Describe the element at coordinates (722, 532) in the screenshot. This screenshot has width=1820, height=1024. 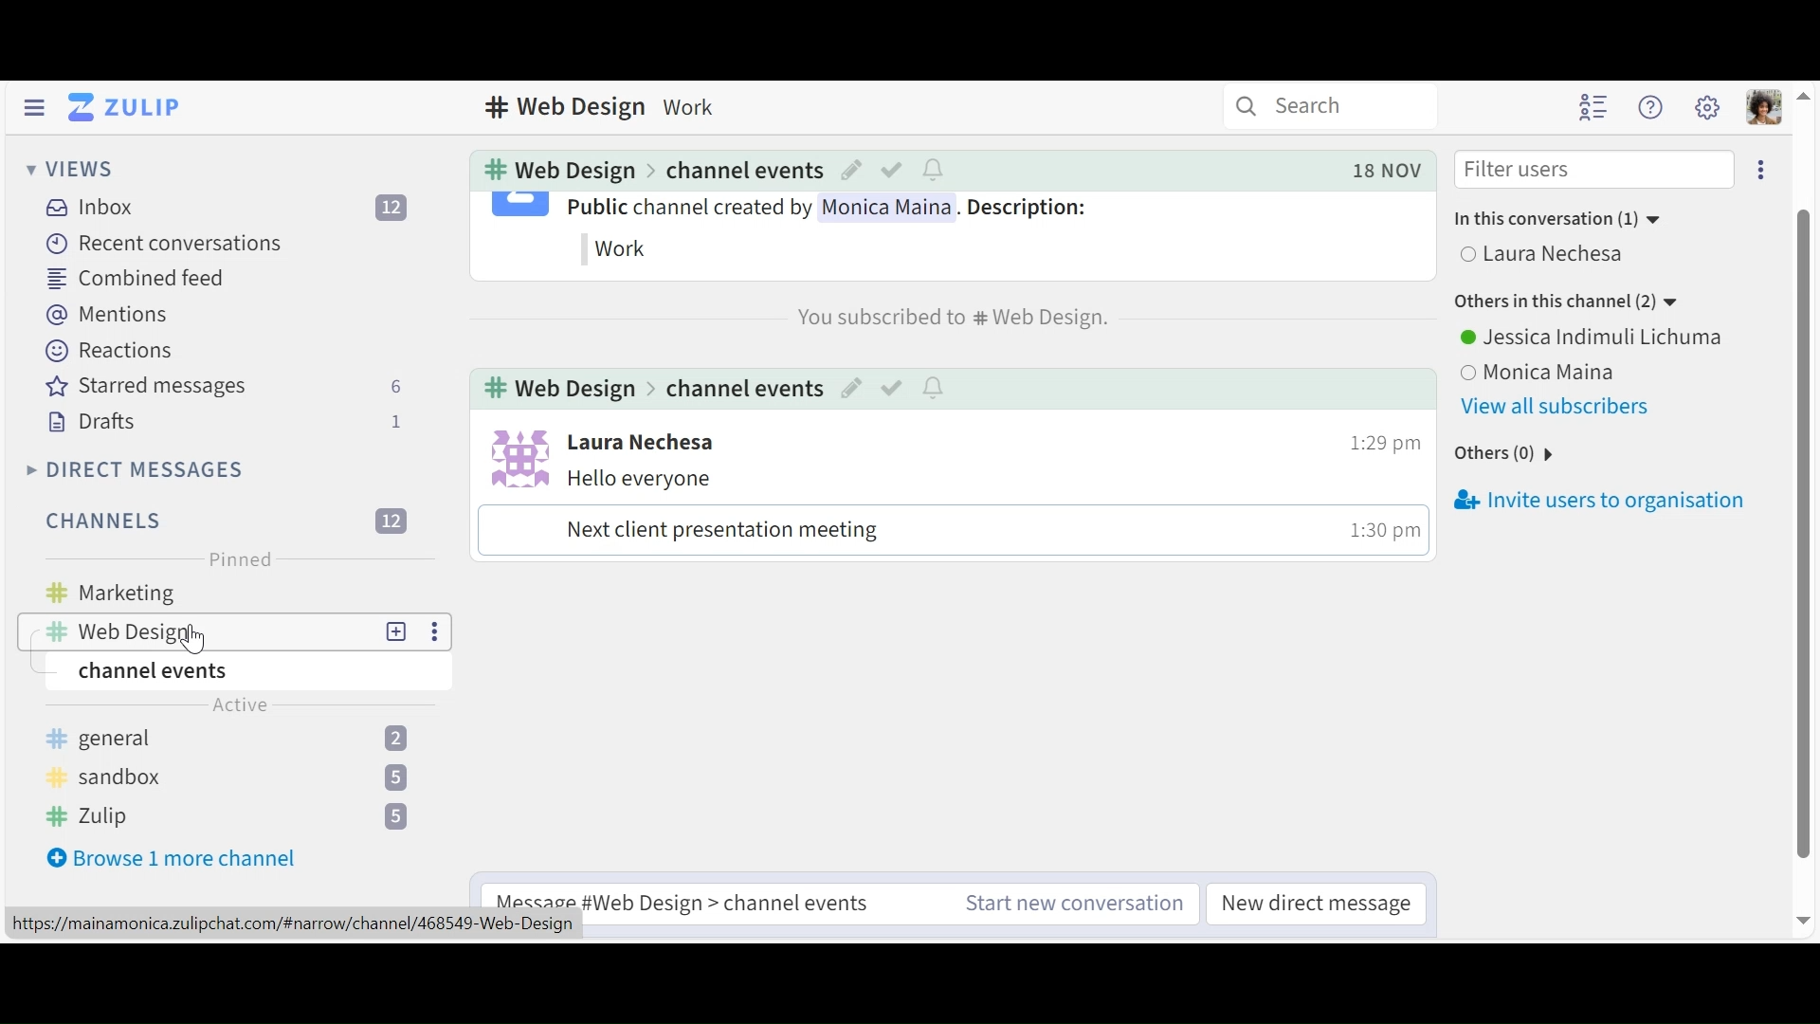
I see `Next client presentation meeting` at that location.